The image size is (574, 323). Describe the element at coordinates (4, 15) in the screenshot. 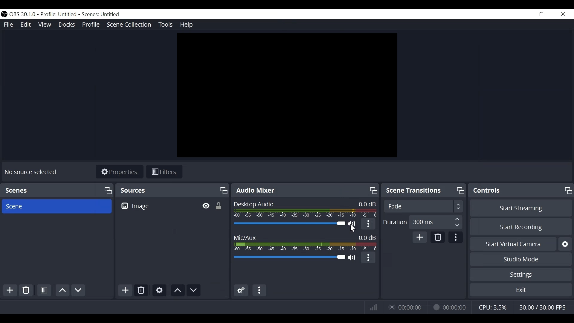

I see `OBS Studio Desktop Icon` at that location.